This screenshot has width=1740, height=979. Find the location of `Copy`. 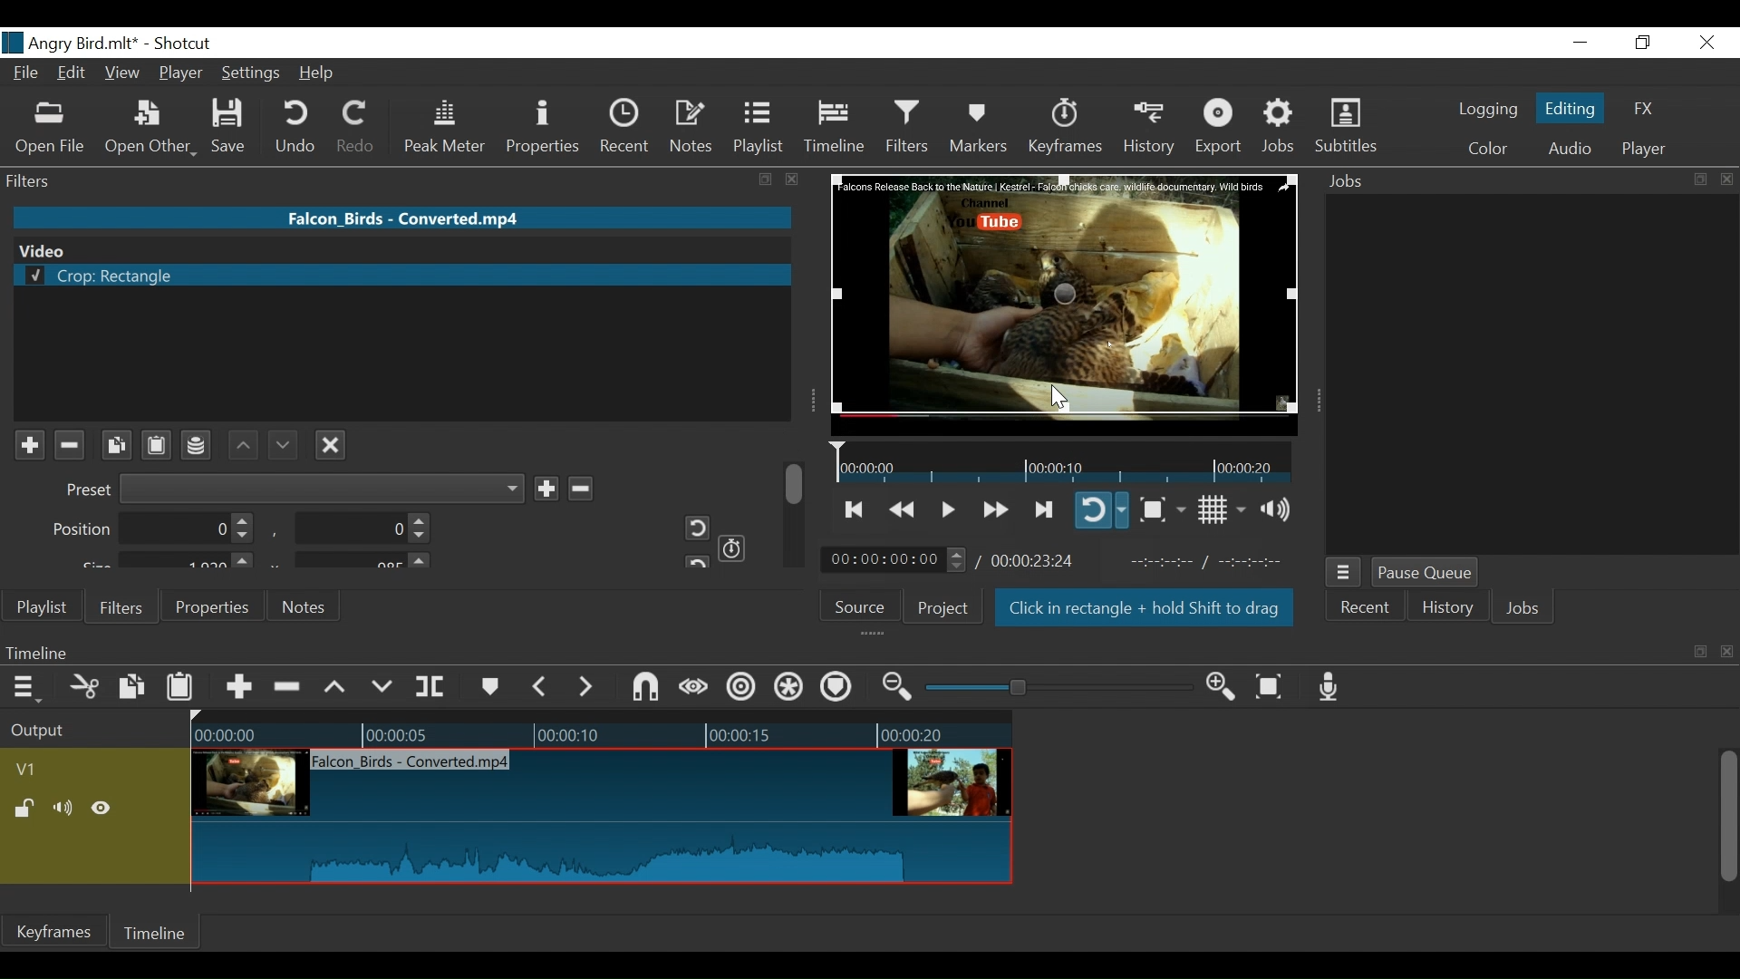

Copy is located at coordinates (116, 445).